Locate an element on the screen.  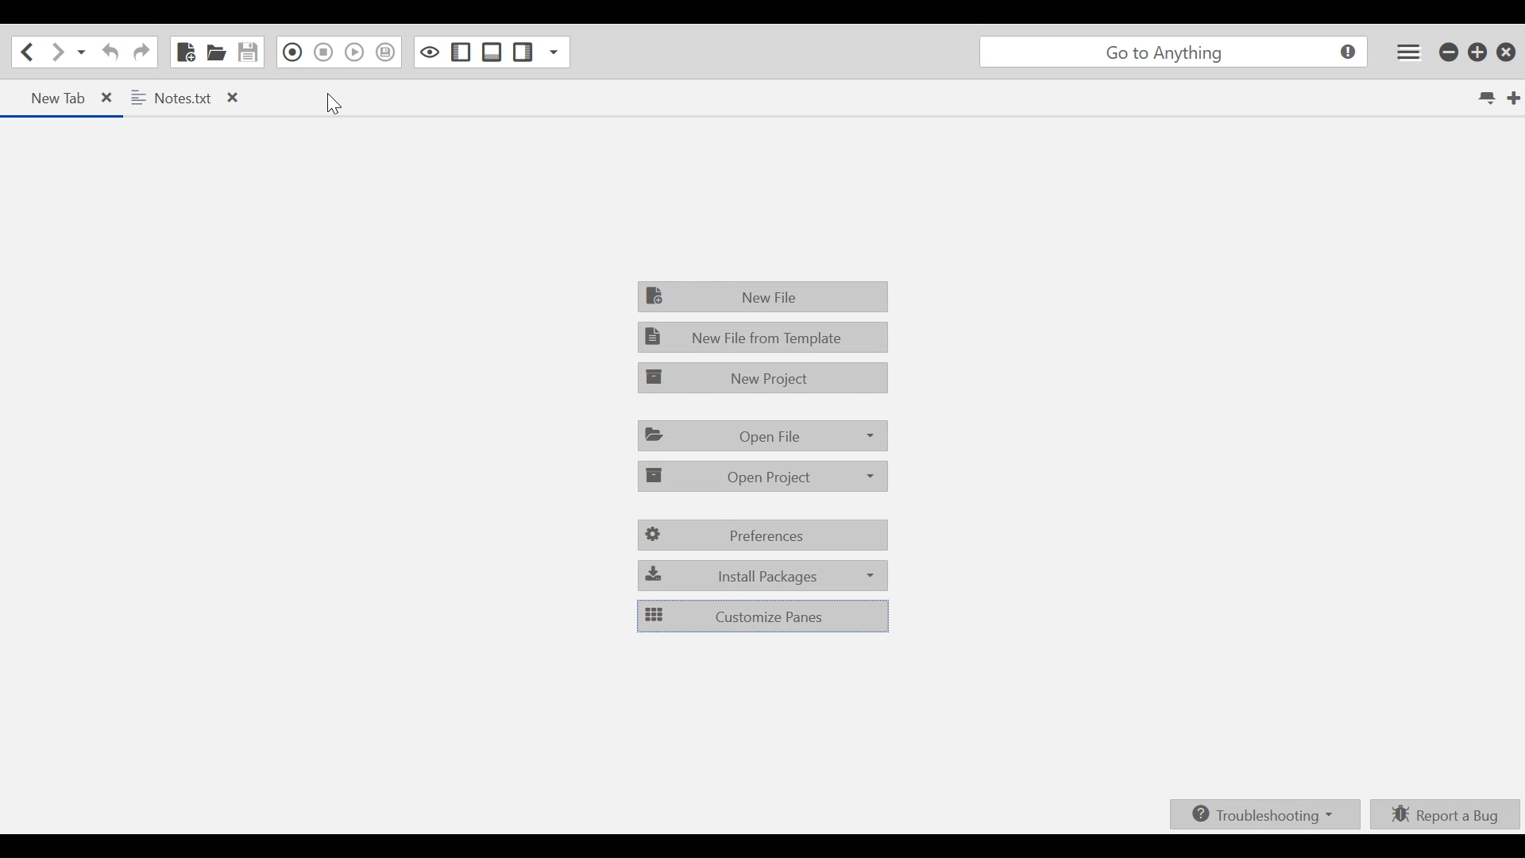
Redo last Action is located at coordinates (141, 52).